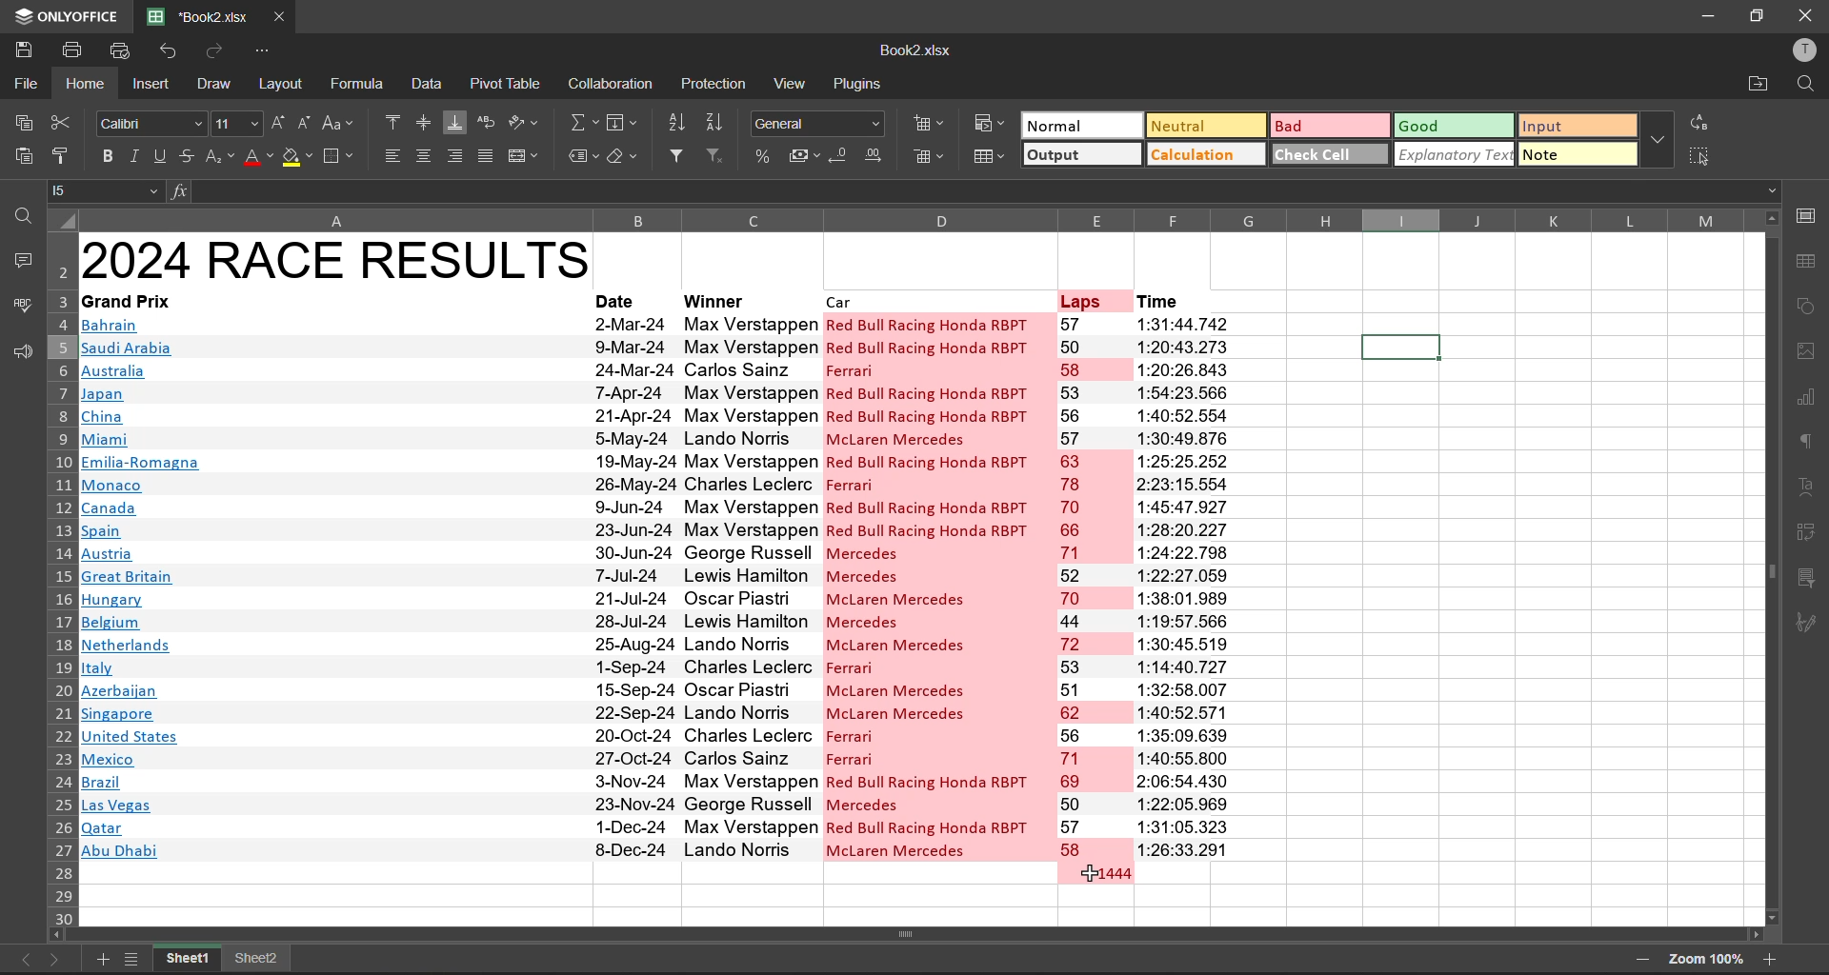 The width and height of the screenshot is (1829, 975). Describe the element at coordinates (221, 157) in the screenshot. I see `sub/superscript` at that location.